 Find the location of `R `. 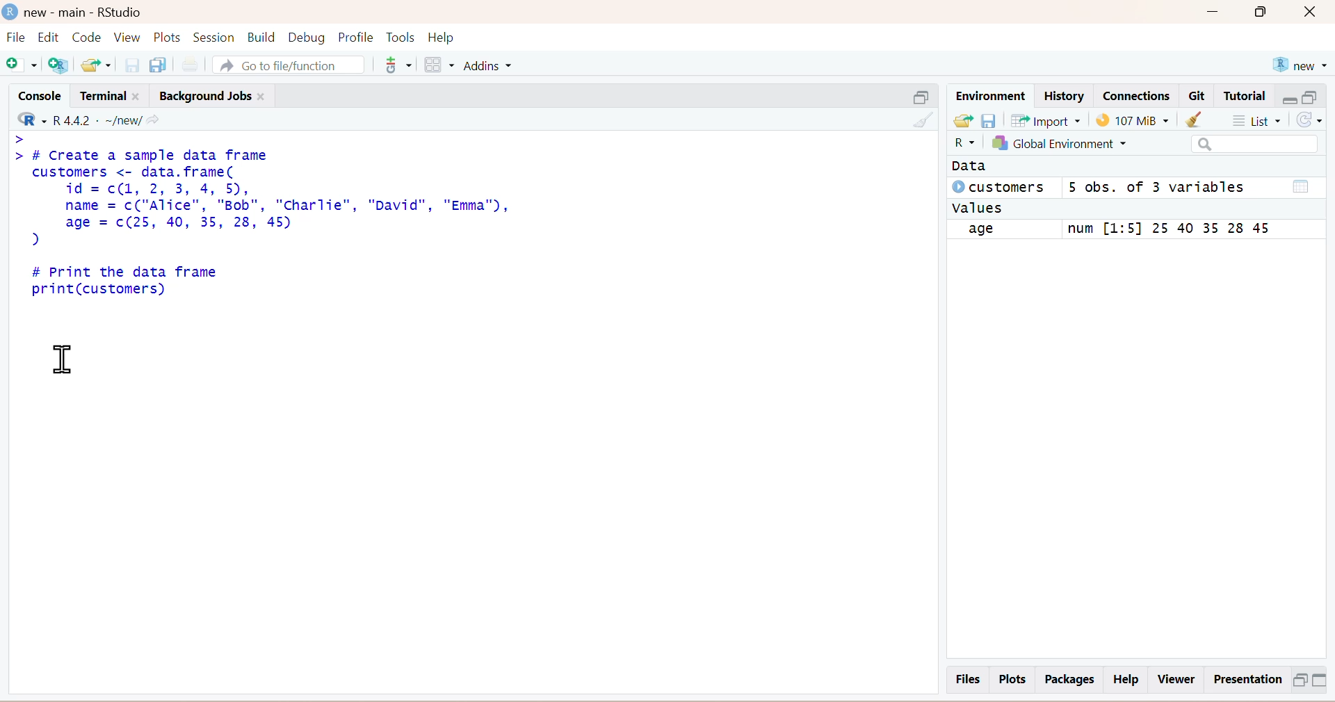

R  is located at coordinates (959, 145).